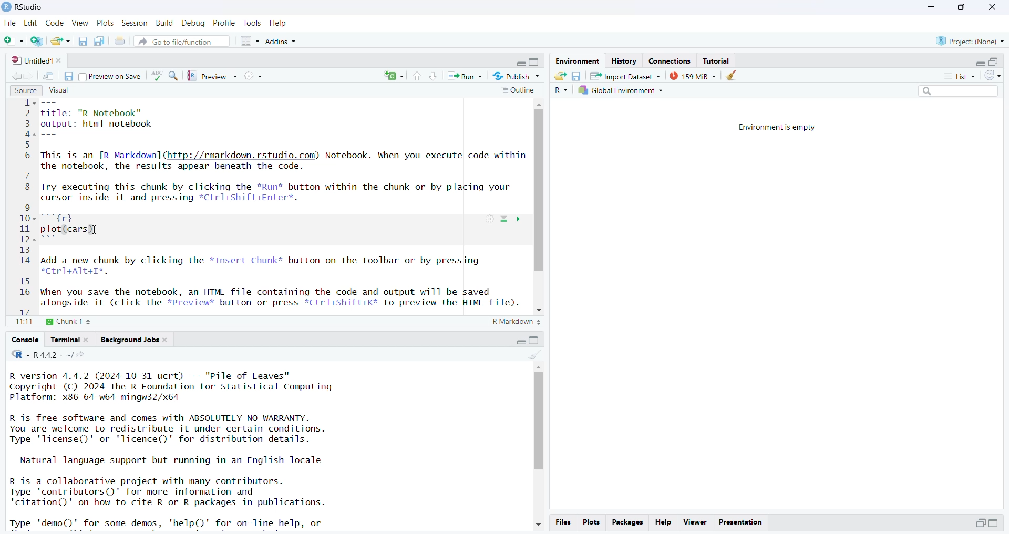 The image size is (1009, 534). Describe the element at coordinates (111, 77) in the screenshot. I see `preview on save` at that location.